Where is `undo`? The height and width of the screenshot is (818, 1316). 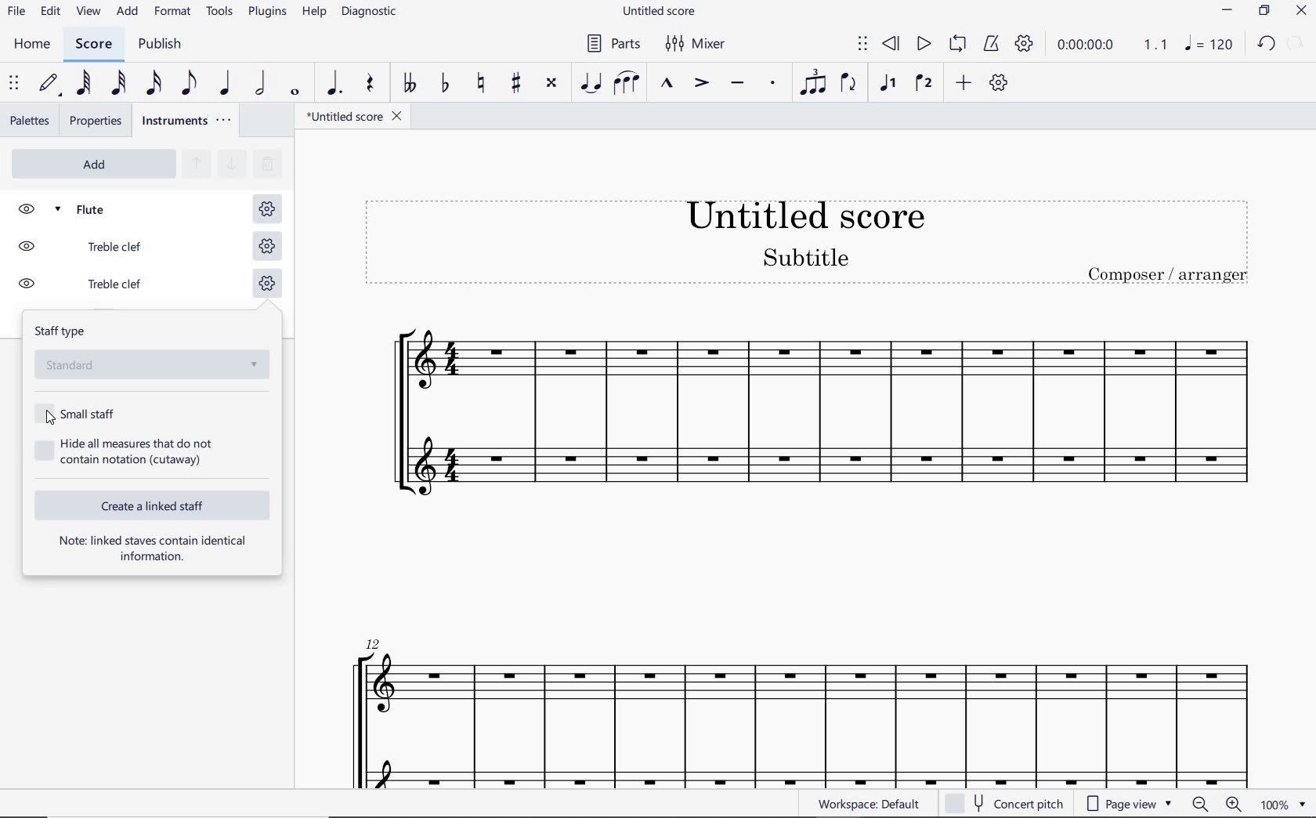 undo is located at coordinates (1267, 45).